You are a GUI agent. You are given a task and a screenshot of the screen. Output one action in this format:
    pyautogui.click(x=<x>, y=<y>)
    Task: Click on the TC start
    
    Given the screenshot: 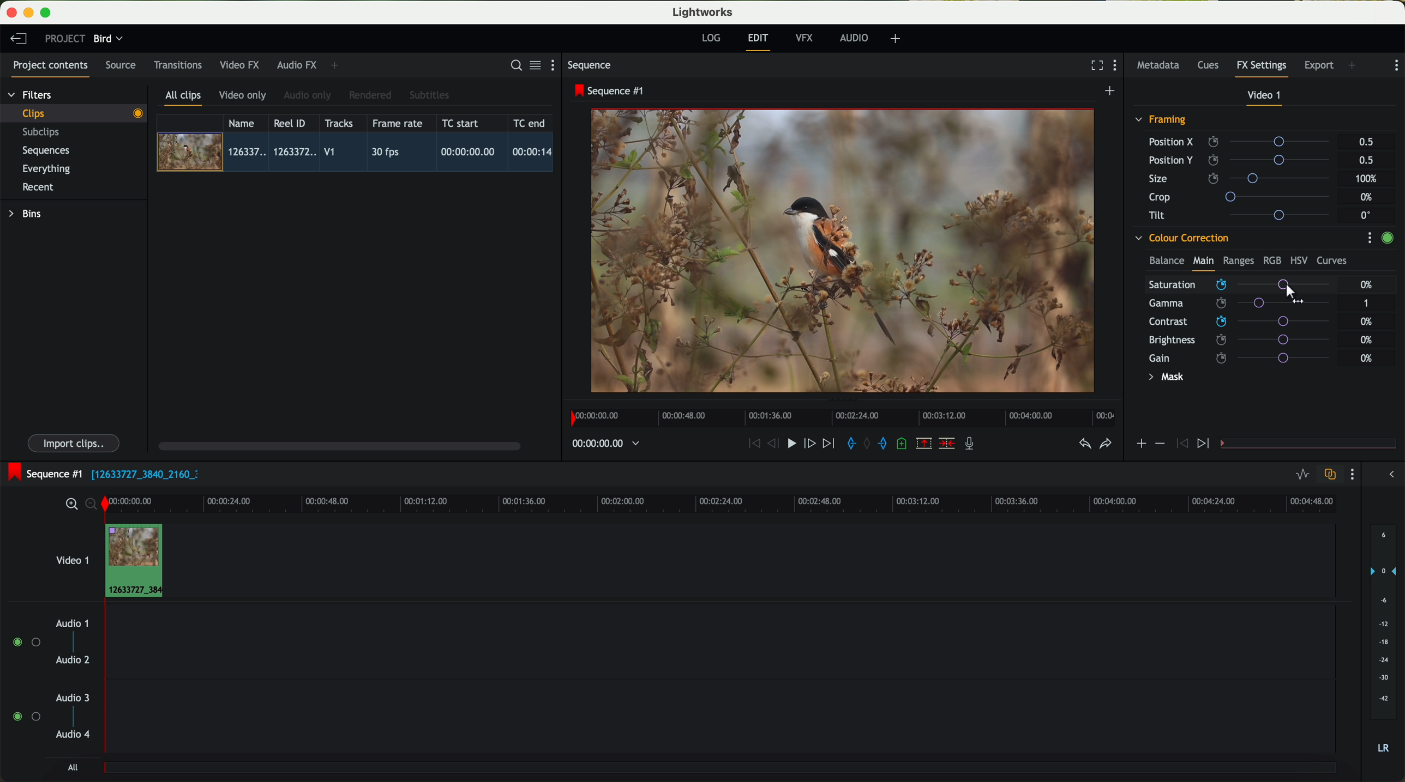 What is the action you would take?
    pyautogui.click(x=461, y=123)
    